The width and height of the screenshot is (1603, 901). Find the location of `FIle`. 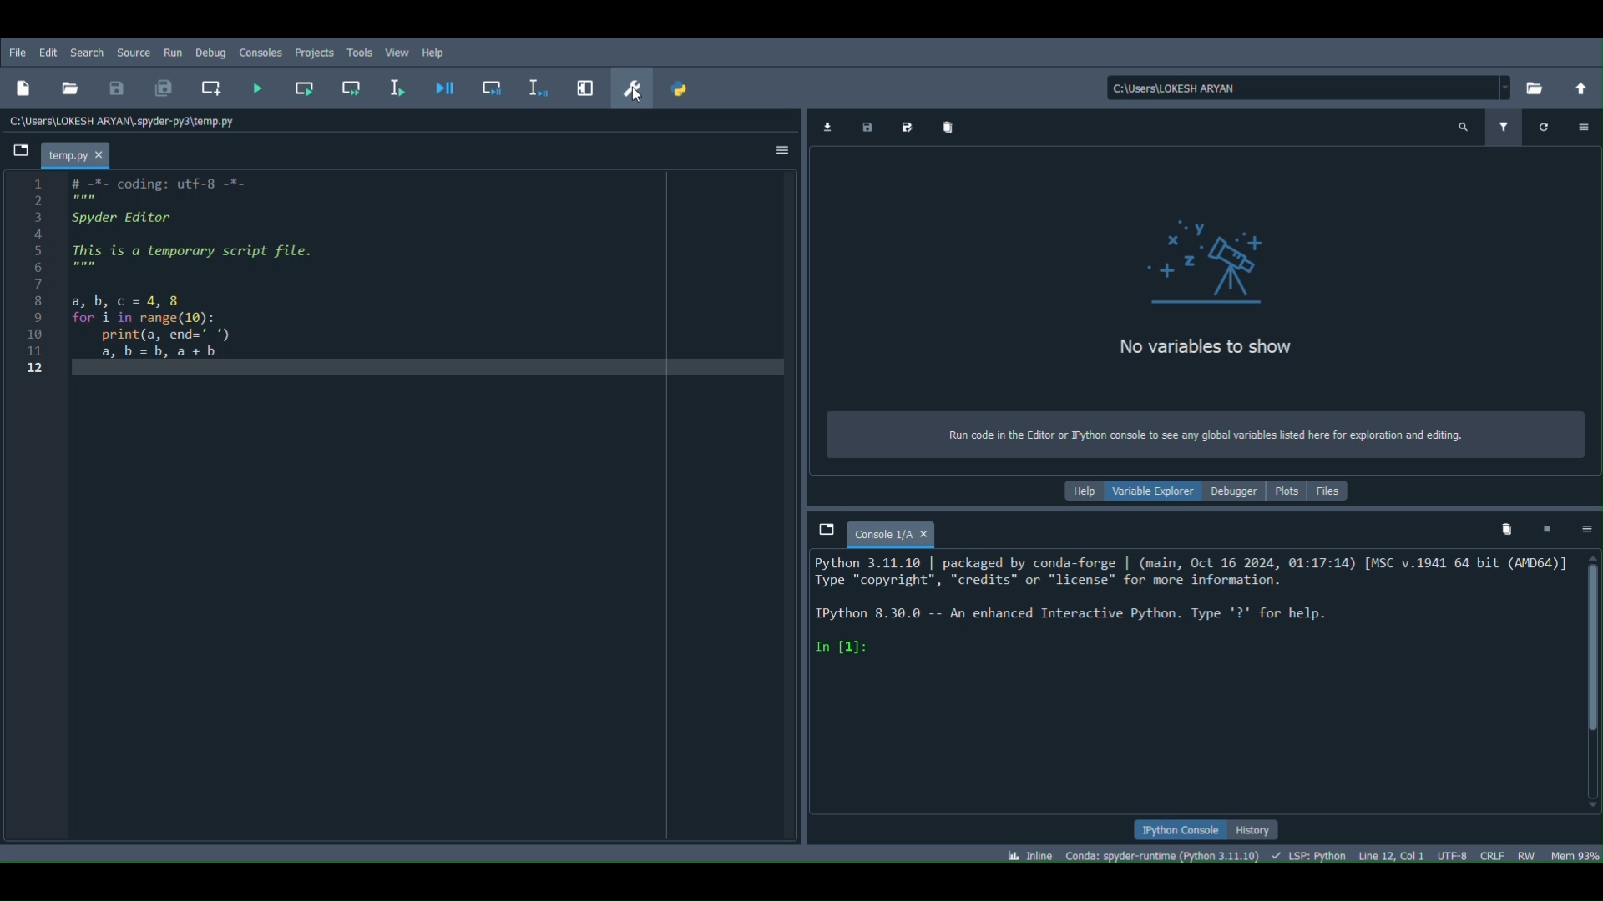

FIle is located at coordinates (16, 48).